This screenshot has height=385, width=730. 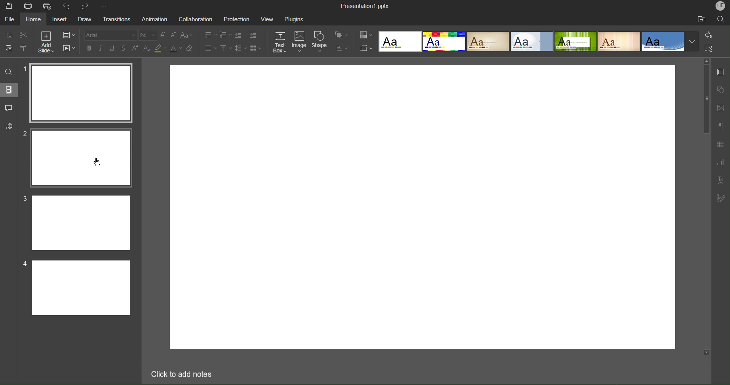 What do you see at coordinates (719, 6) in the screenshot?
I see `Account` at bounding box center [719, 6].